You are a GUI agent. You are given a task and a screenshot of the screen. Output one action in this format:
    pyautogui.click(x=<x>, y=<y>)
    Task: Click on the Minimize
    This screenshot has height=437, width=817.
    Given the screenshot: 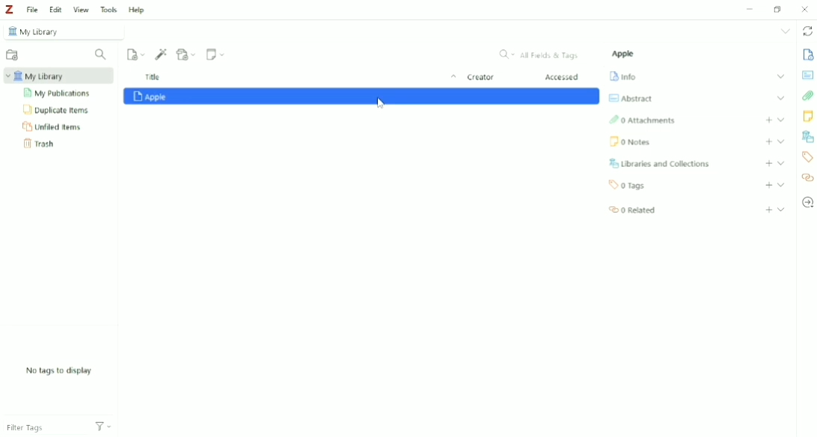 What is the action you would take?
    pyautogui.click(x=751, y=8)
    